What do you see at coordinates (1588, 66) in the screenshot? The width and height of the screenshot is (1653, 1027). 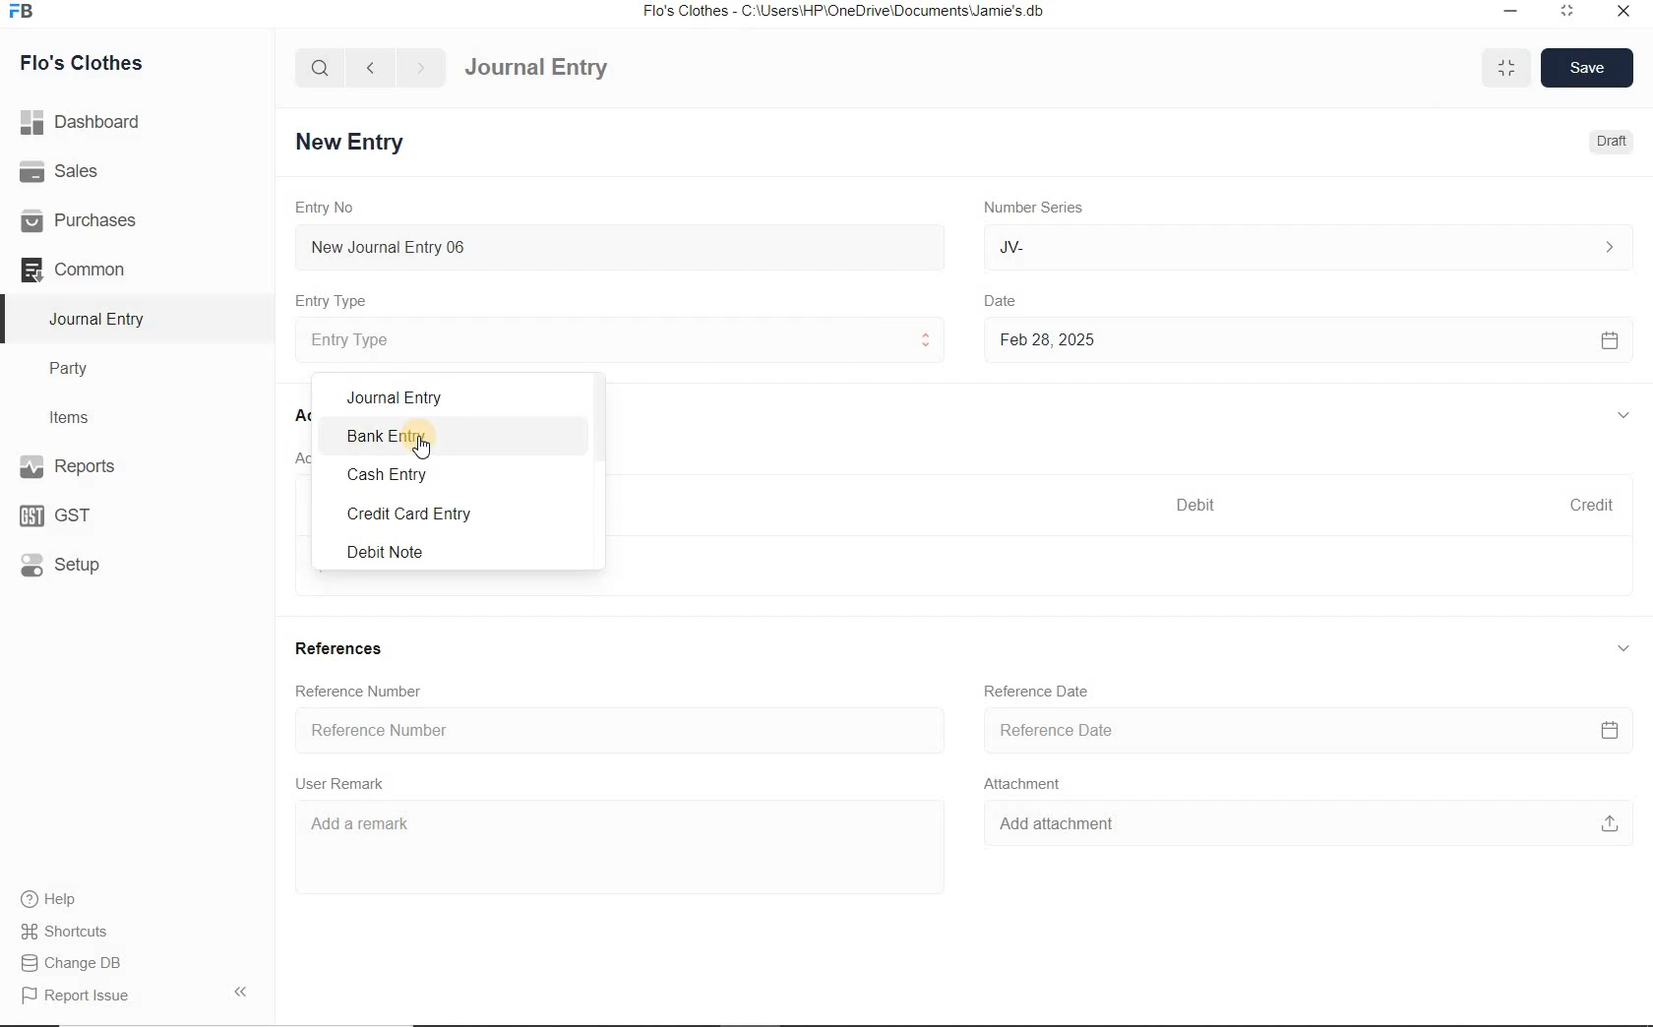 I see `Save` at bounding box center [1588, 66].